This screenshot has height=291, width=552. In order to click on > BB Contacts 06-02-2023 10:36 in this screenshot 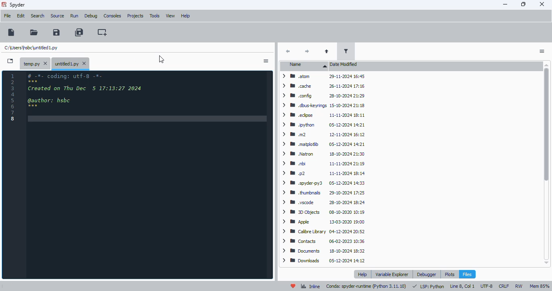, I will do `click(321, 241)`.